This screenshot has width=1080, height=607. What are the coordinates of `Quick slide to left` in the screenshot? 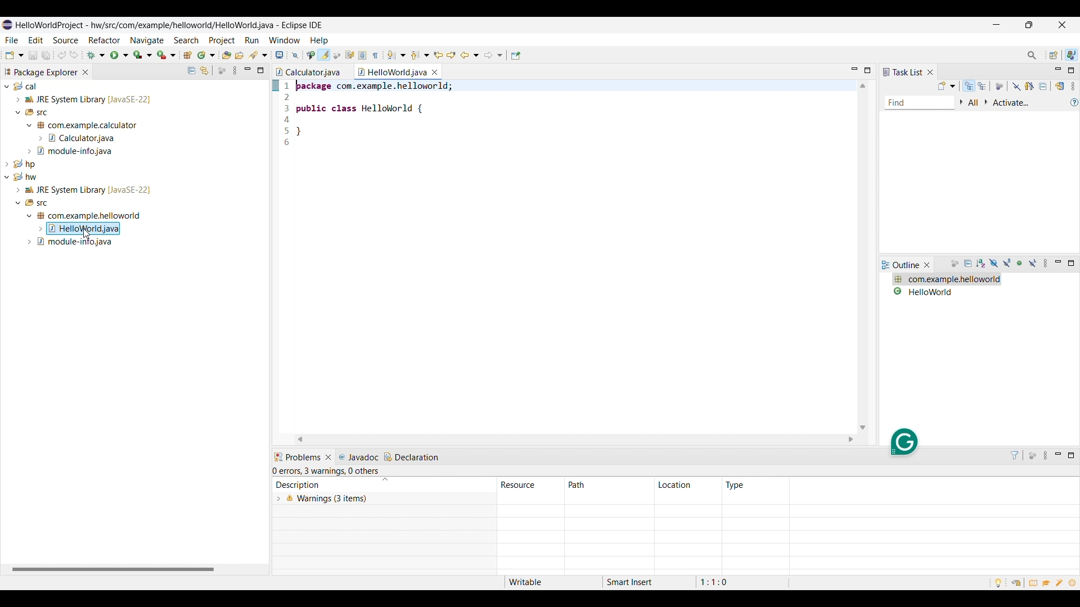 It's located at (300, 440).